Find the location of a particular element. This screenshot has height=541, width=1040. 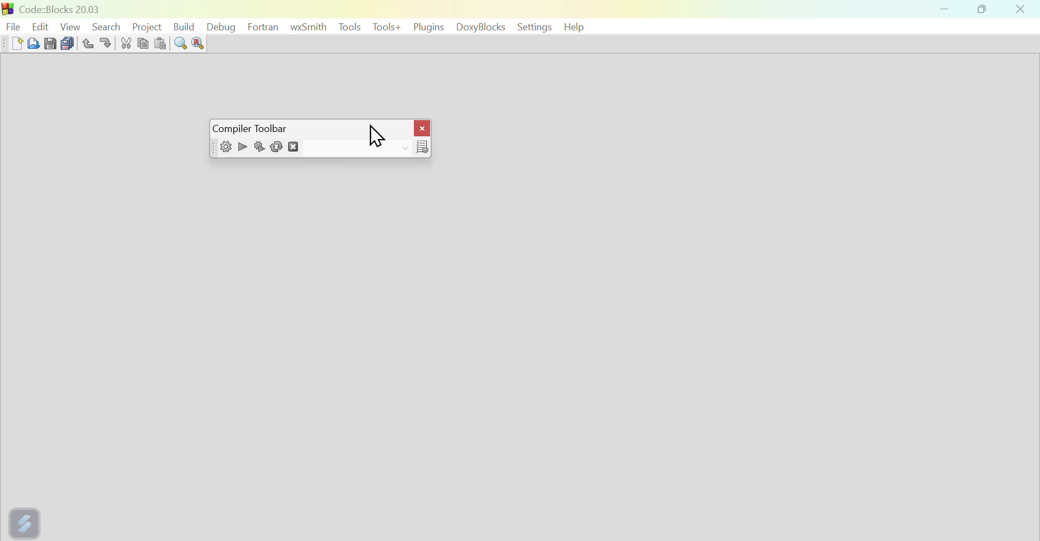

Redo is located at coordinates (109, 42).